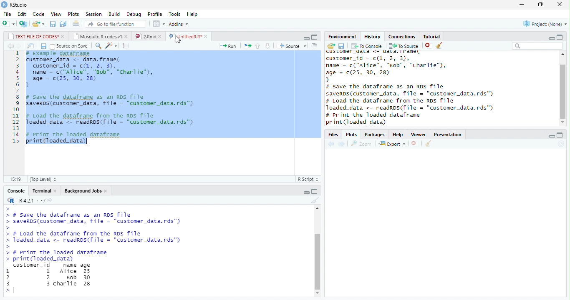 This screenshot has height=300, width=570. What do you see at coordinates (560, 135) in the screenshot?
I see `maximize` at bounding box center [560, 135].